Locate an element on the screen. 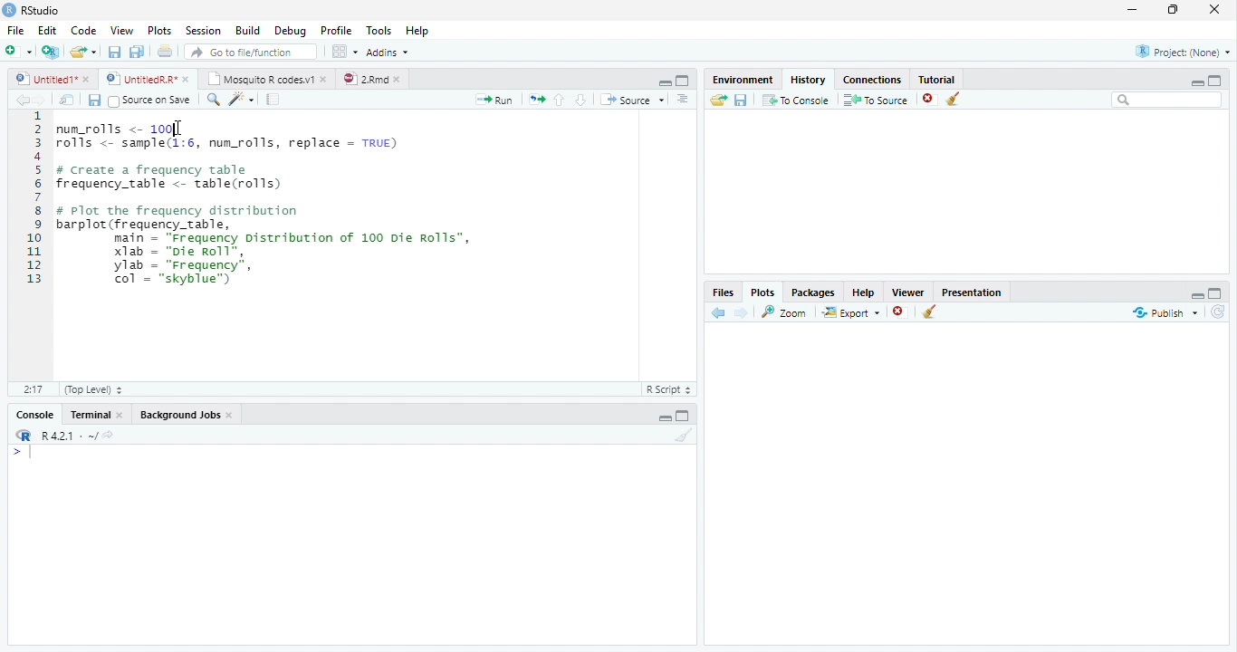  Expand Height is located at coordinates (684, 416).